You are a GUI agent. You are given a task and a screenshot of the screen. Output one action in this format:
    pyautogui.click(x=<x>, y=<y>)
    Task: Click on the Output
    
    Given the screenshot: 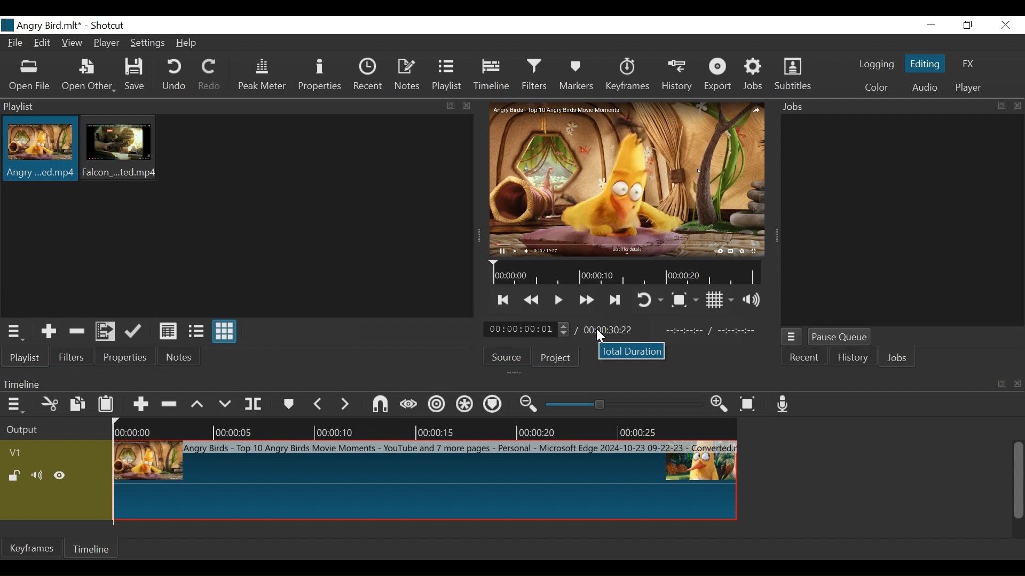 What is the action you would take?
    pyautogui.click(x=31, y=430)
    